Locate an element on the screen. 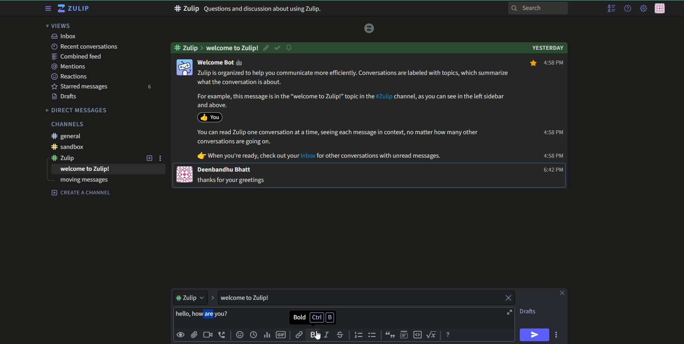 The height and width of the screenshot is (344, 684). spoiler is located at coordinates (404, 335).